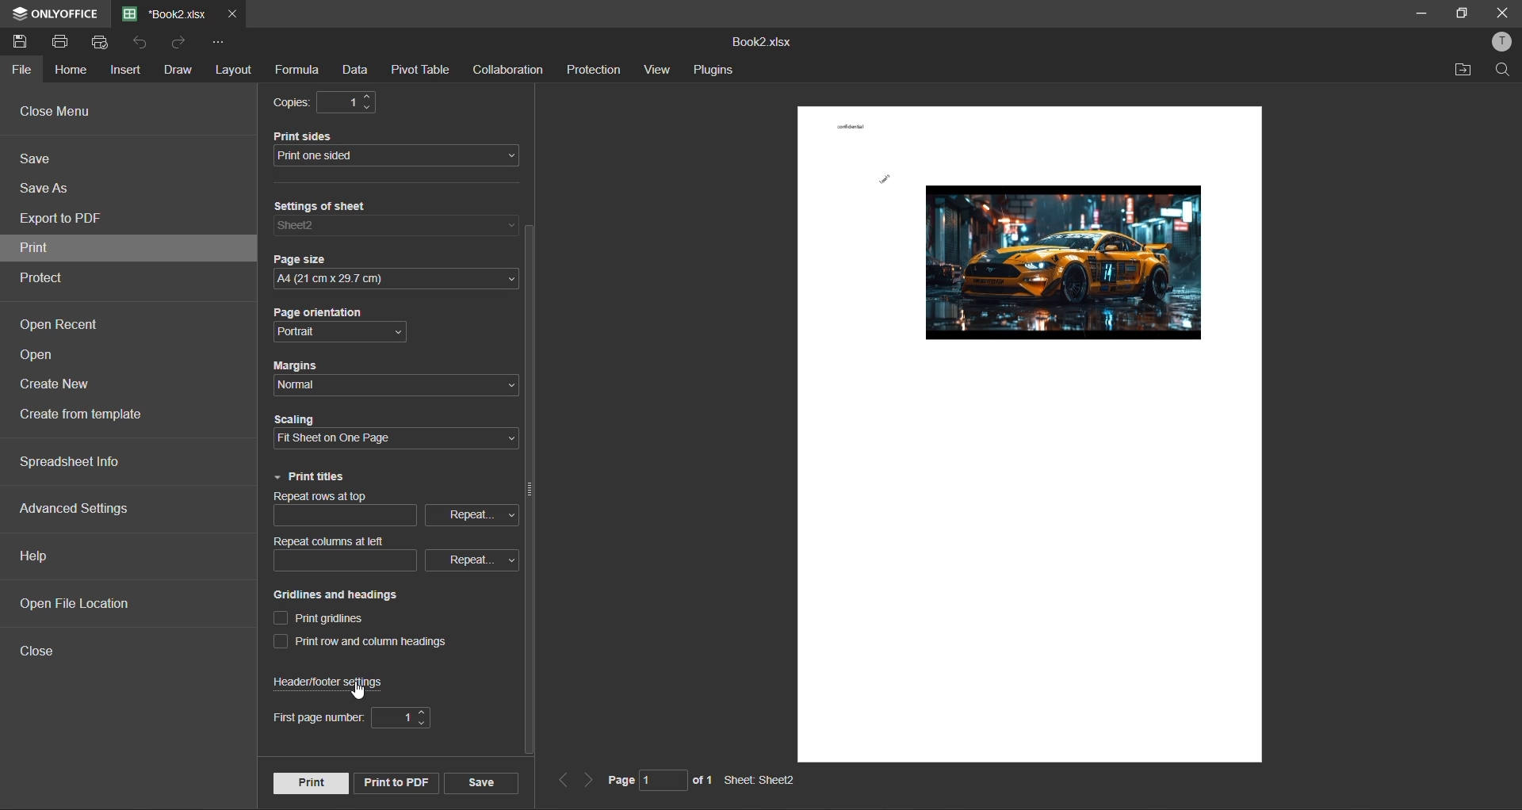  Describe the element at coordinates (560, 778) in the screenshot. I see `previous` at that location.